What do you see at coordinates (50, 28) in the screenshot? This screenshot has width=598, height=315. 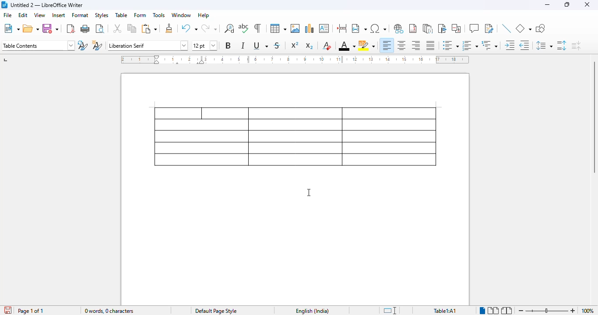 I see `save` at bounding box center [50, 28].